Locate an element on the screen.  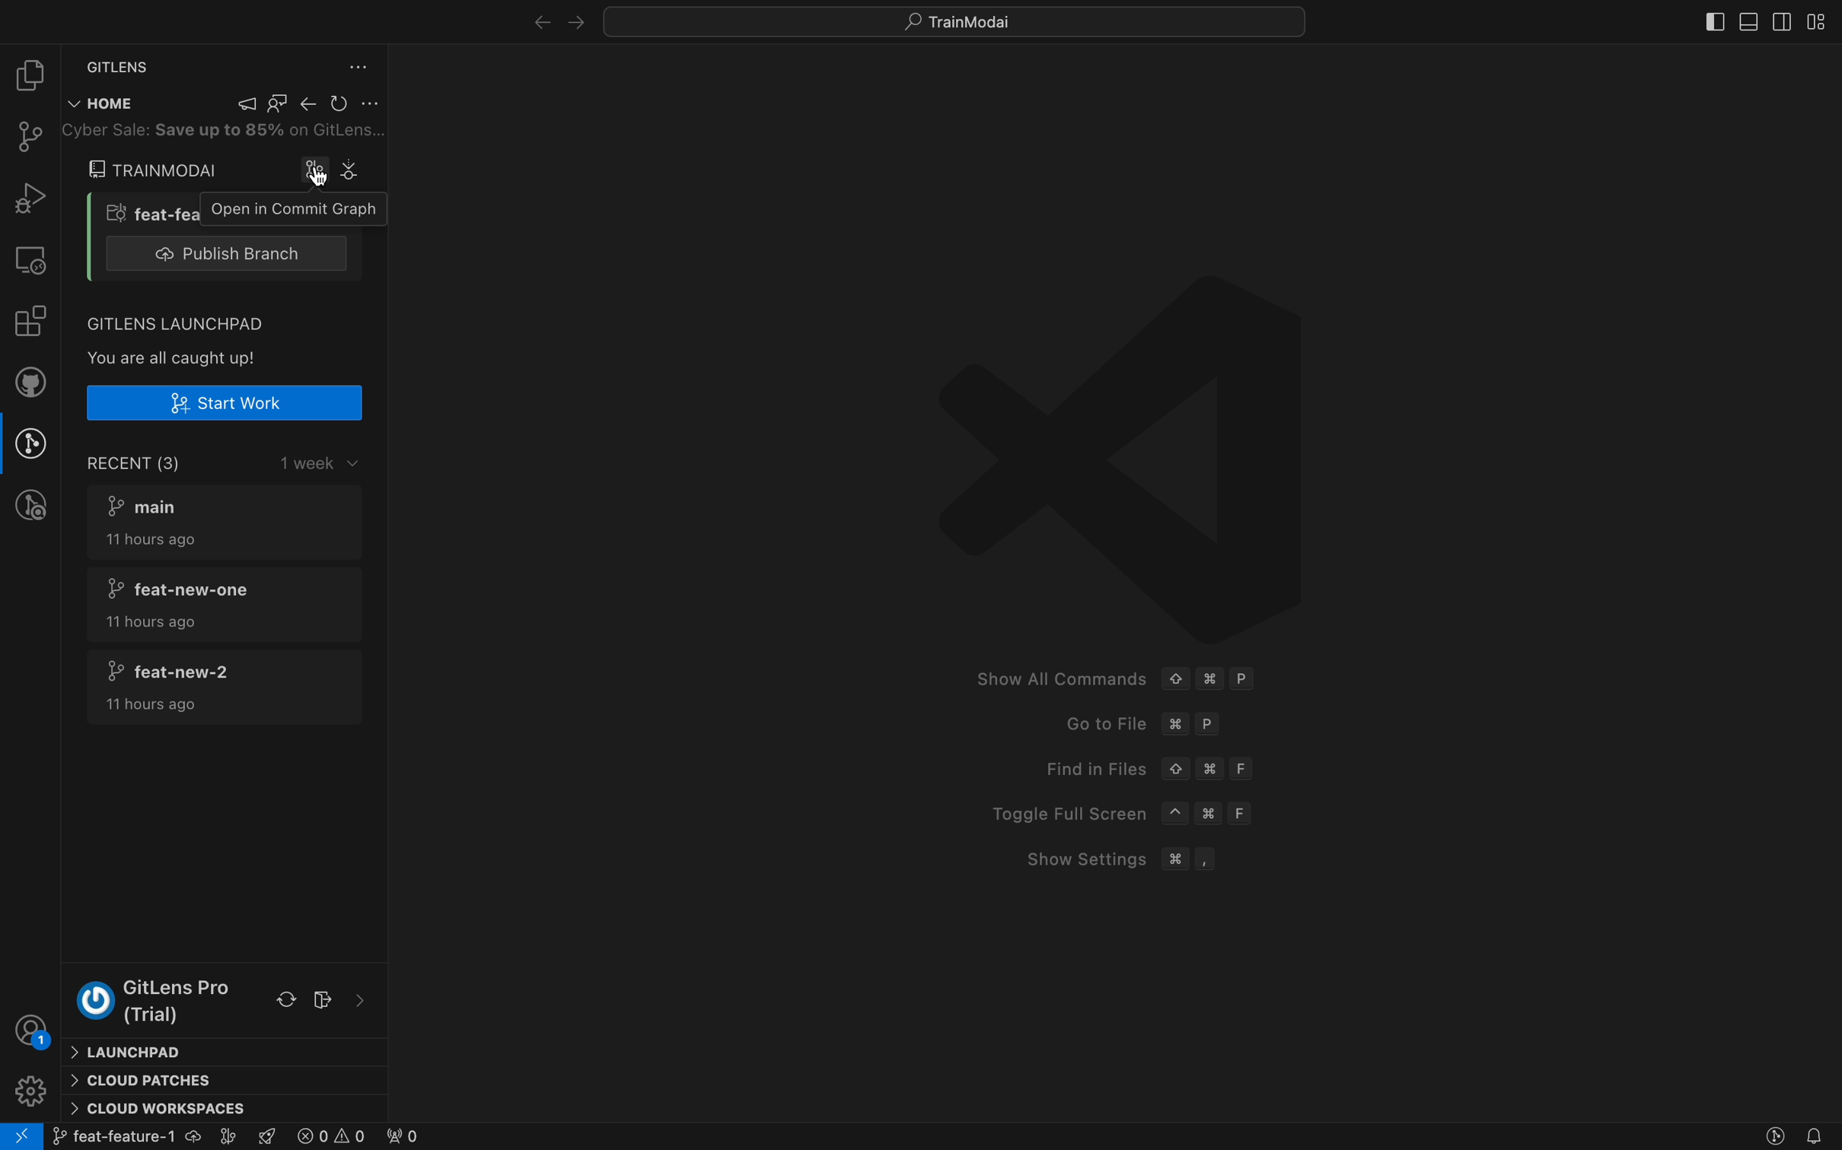
cloud pathches is located at coordinates (225, 1082).